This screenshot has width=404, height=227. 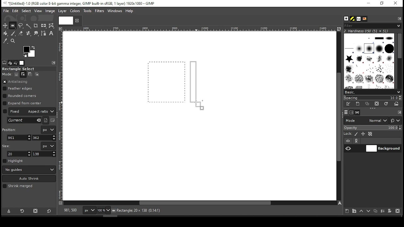 I want to click on move layer one step down, so click(x=369, y=212).